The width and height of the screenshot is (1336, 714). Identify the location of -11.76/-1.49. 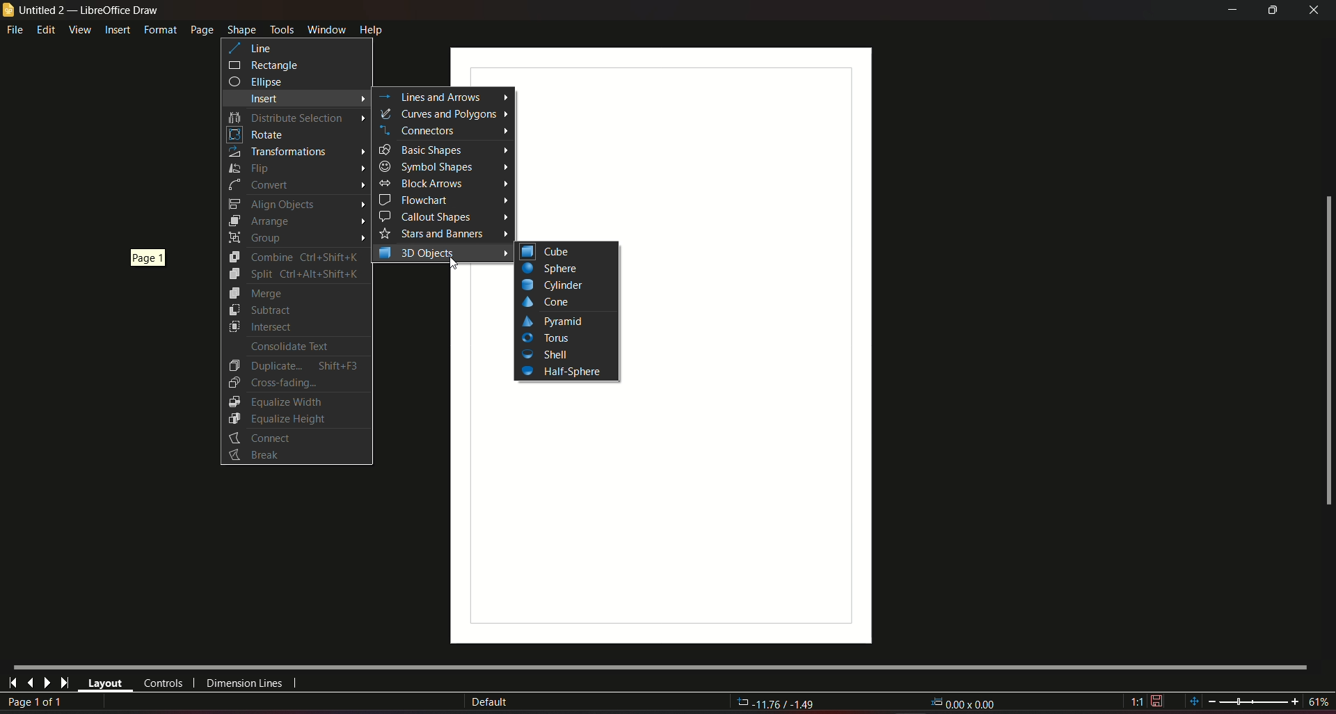
(964, 701).